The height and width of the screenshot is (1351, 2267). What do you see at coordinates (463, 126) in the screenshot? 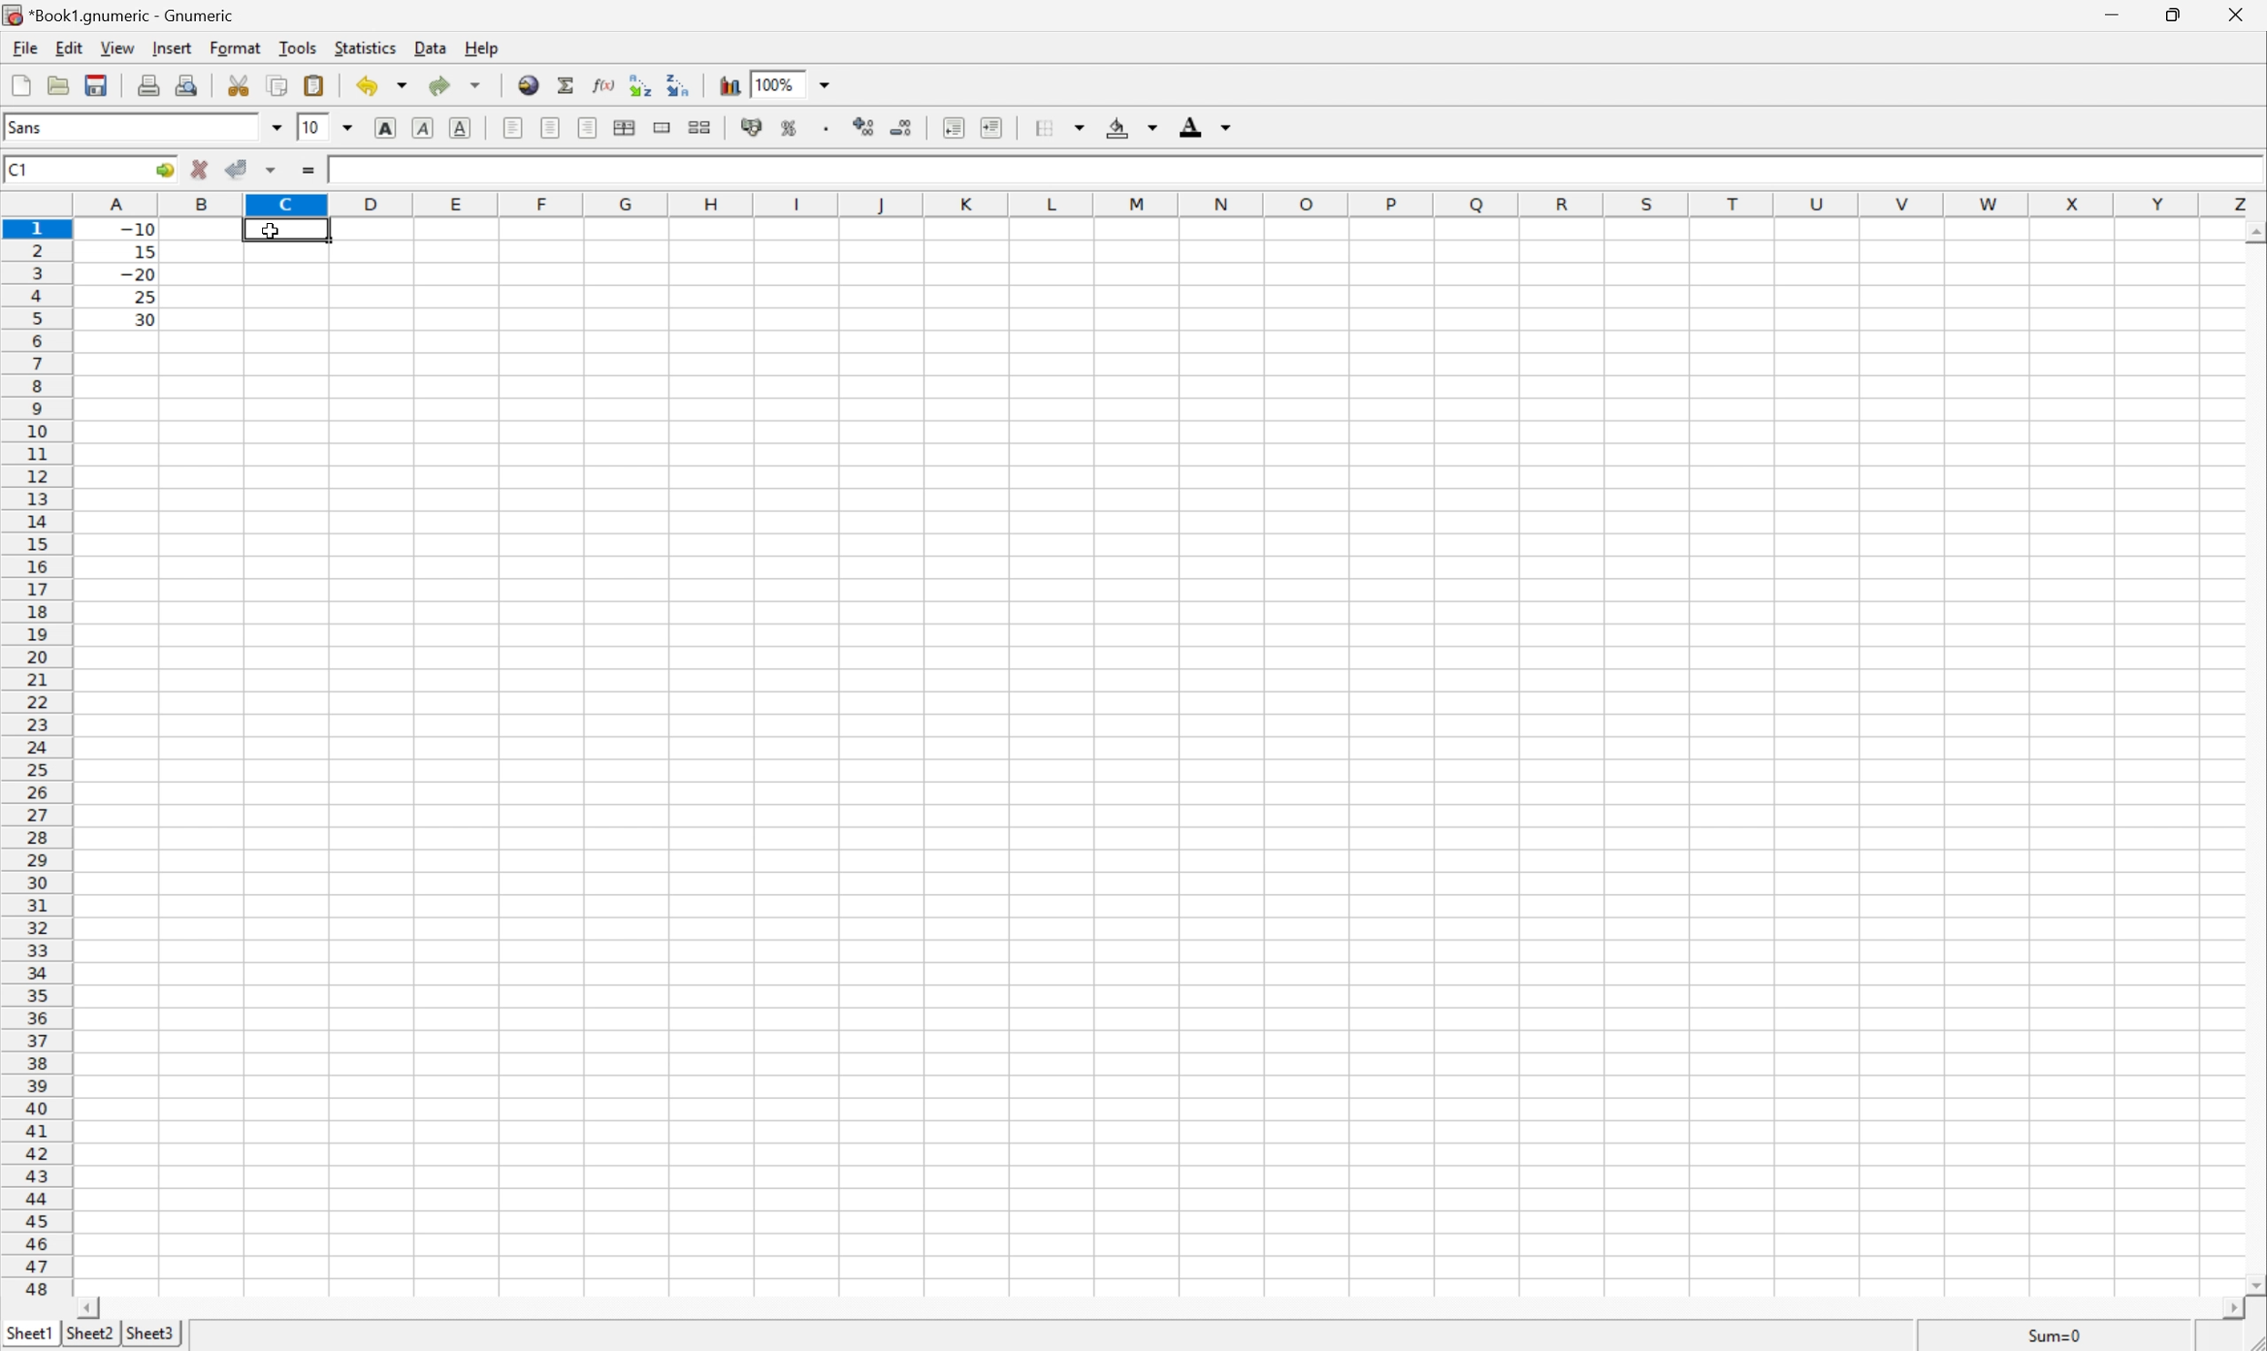
I see `Underline` at bounding box center [463, 126].